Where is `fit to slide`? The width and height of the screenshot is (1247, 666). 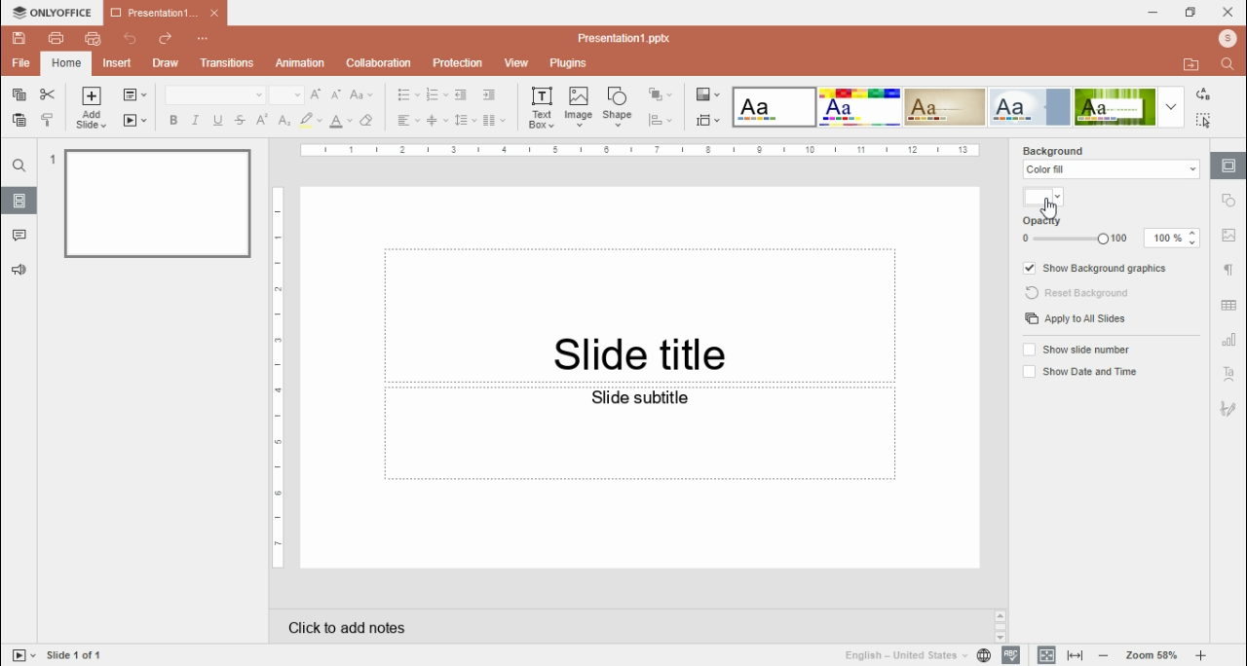
fit to slide is located at coordinates (1075, 656).